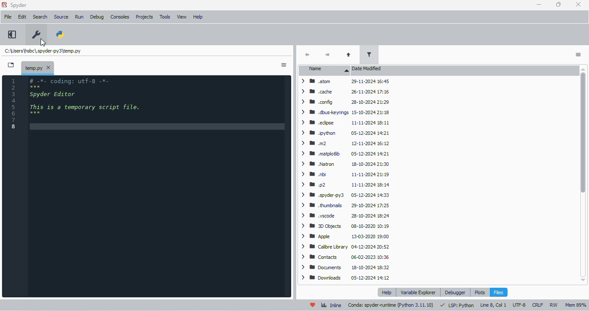 This screenshot has height=311, width=589. What do you see at coordinates (343, 143) in the screenshot?
I see `> mm m2 12-11-2024 16:12` at bounding box center [343, 143].